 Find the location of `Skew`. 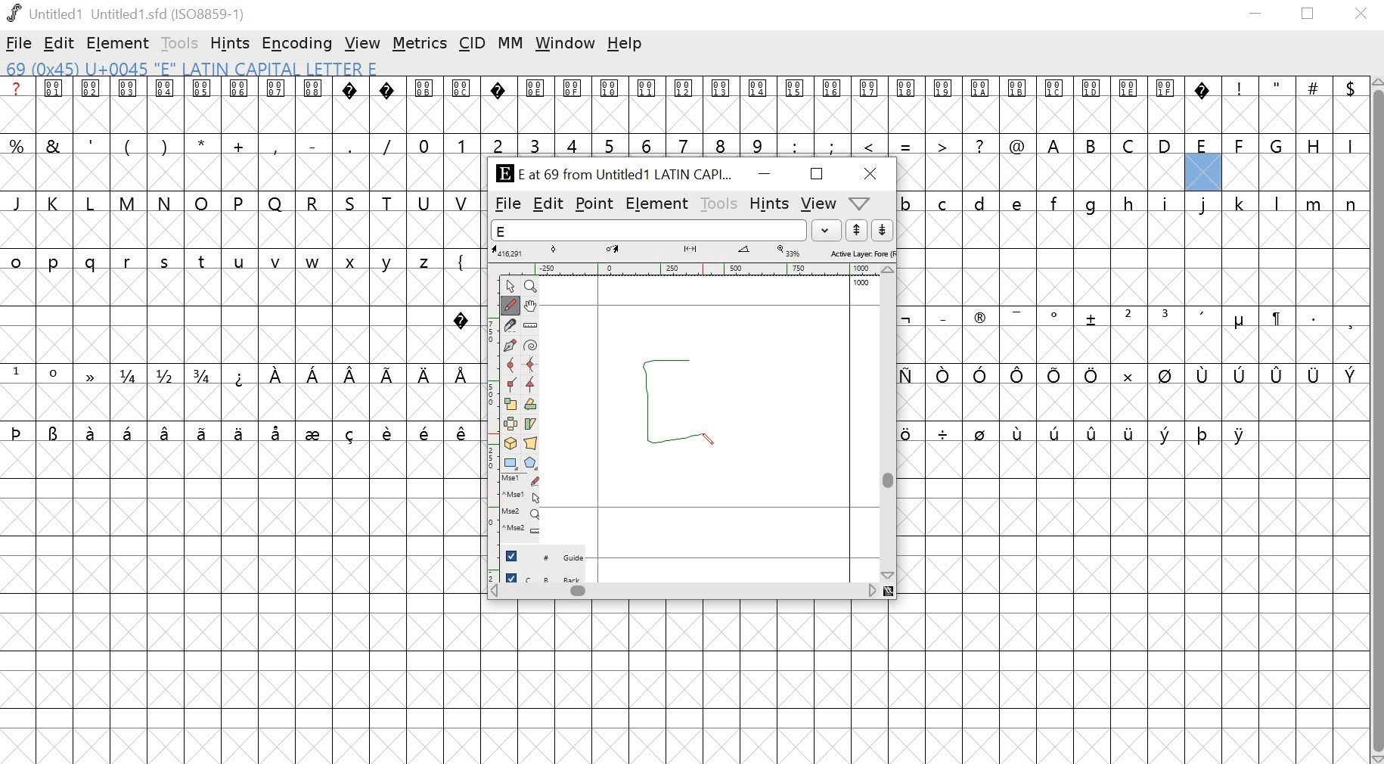

Skew is located at coordinates (532, 424).